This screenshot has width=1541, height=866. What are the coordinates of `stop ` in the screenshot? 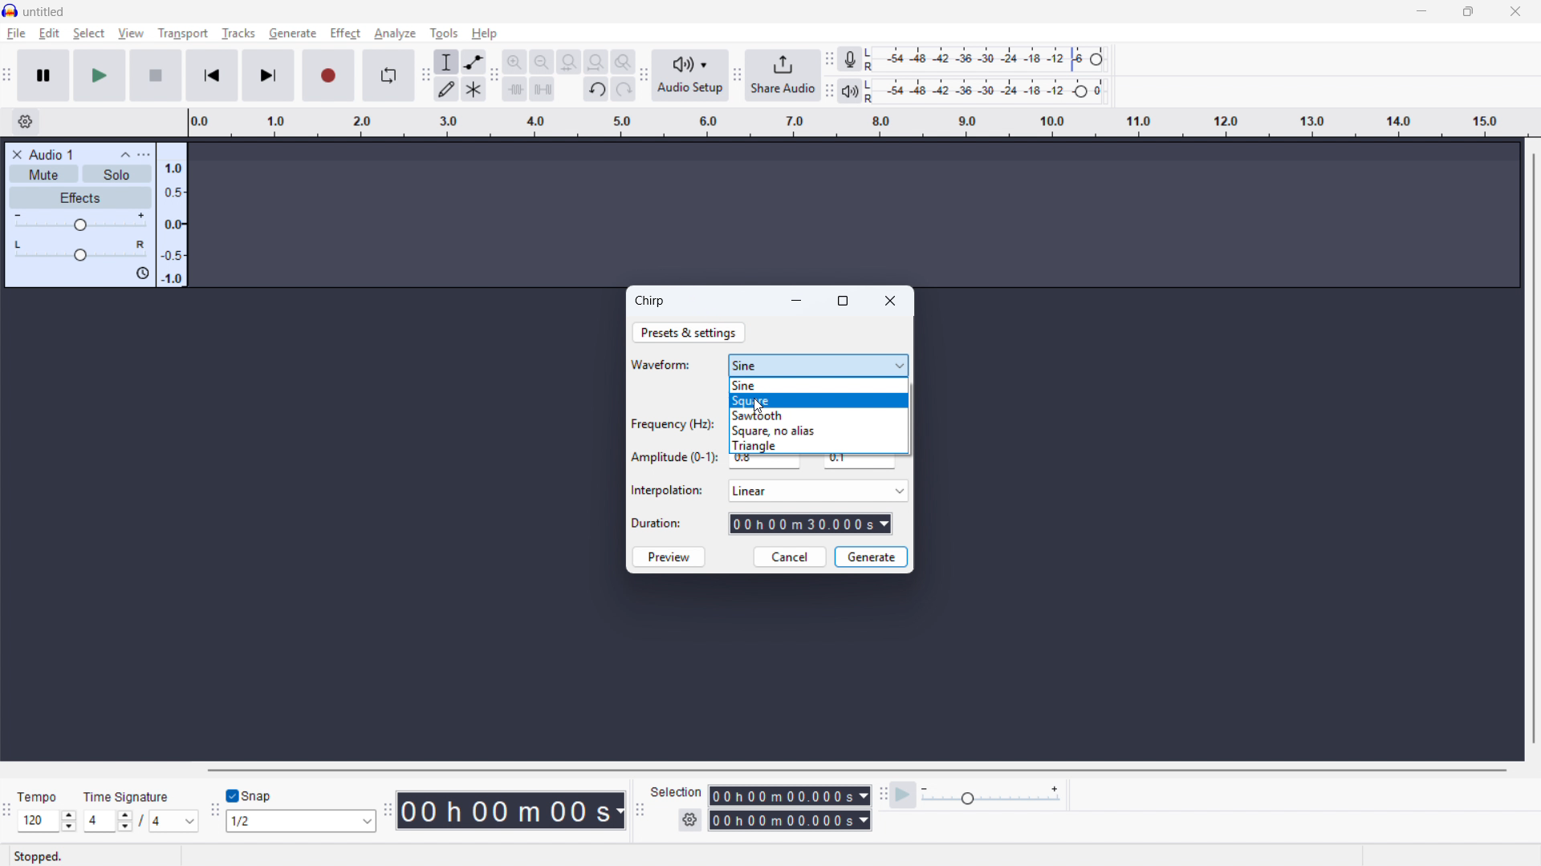 It's located at (156, 75).